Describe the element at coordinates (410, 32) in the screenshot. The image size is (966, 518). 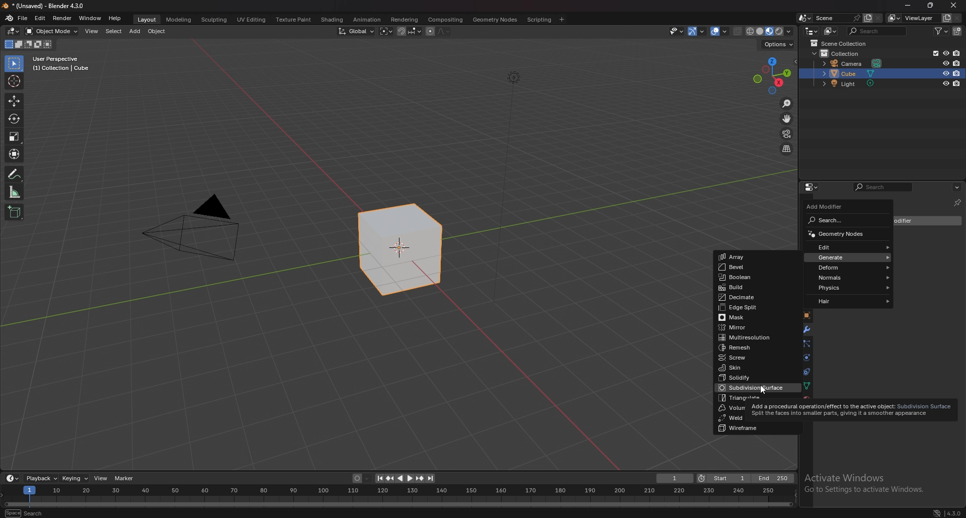
I see `snapping` at that location.